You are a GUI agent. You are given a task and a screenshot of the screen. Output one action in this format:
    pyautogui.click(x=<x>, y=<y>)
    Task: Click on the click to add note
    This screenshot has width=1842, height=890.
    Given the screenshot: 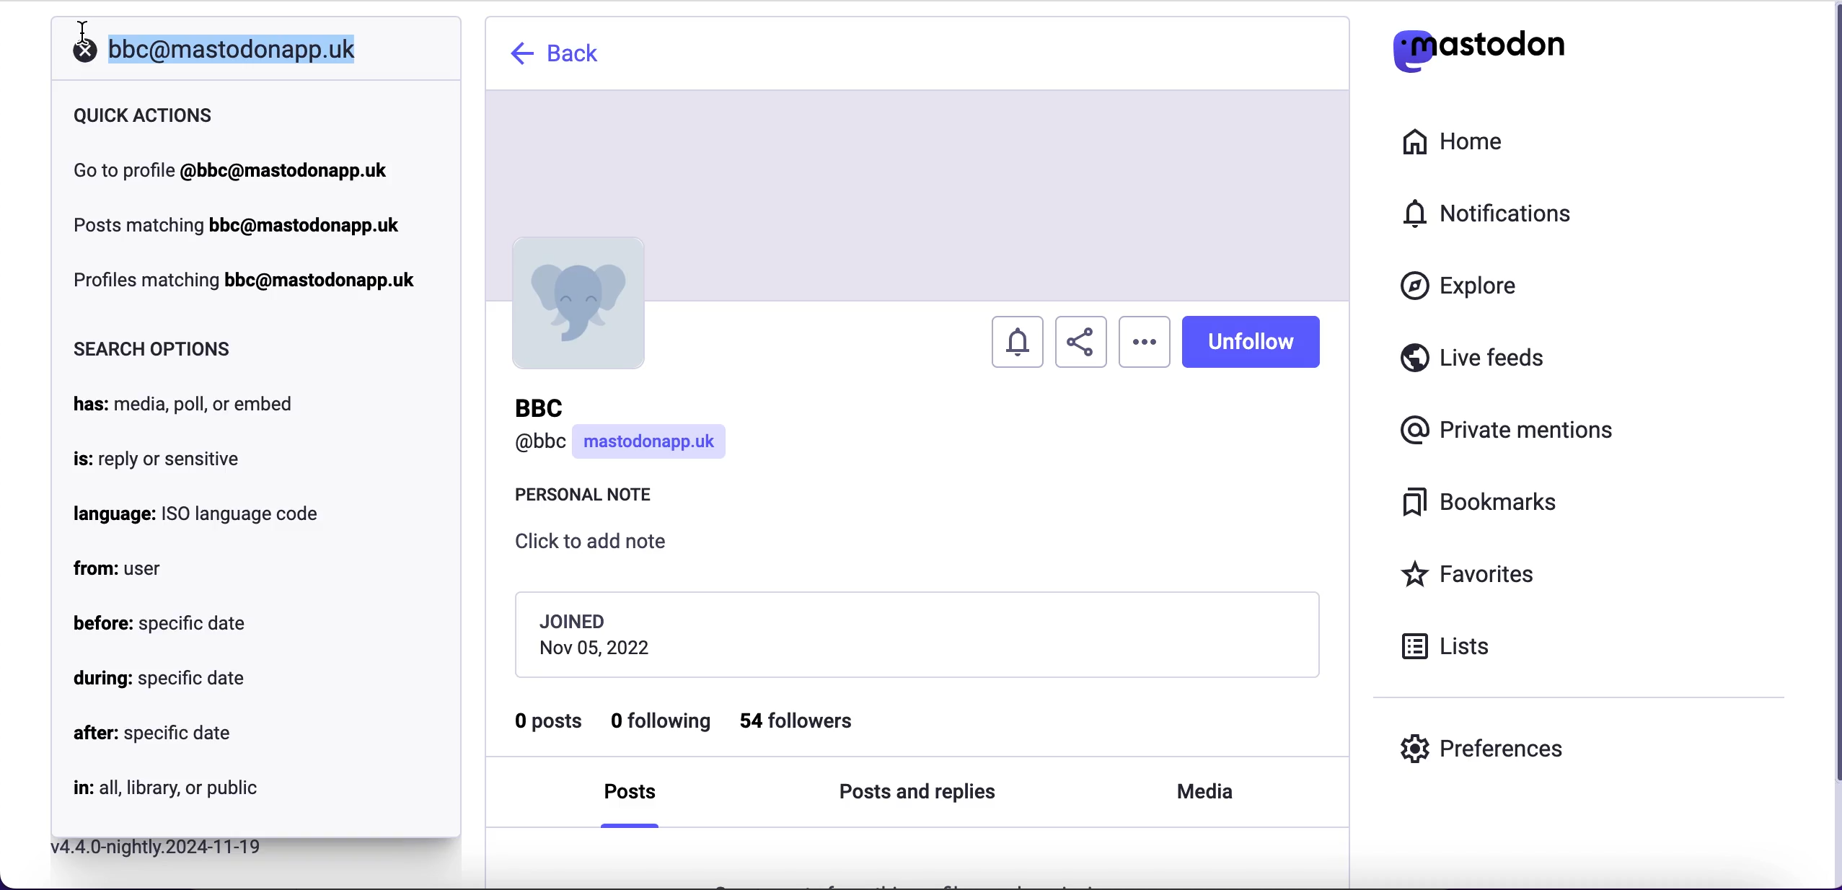 What is the action you would take?
    pyautogui.click(x=603, y=547)
    